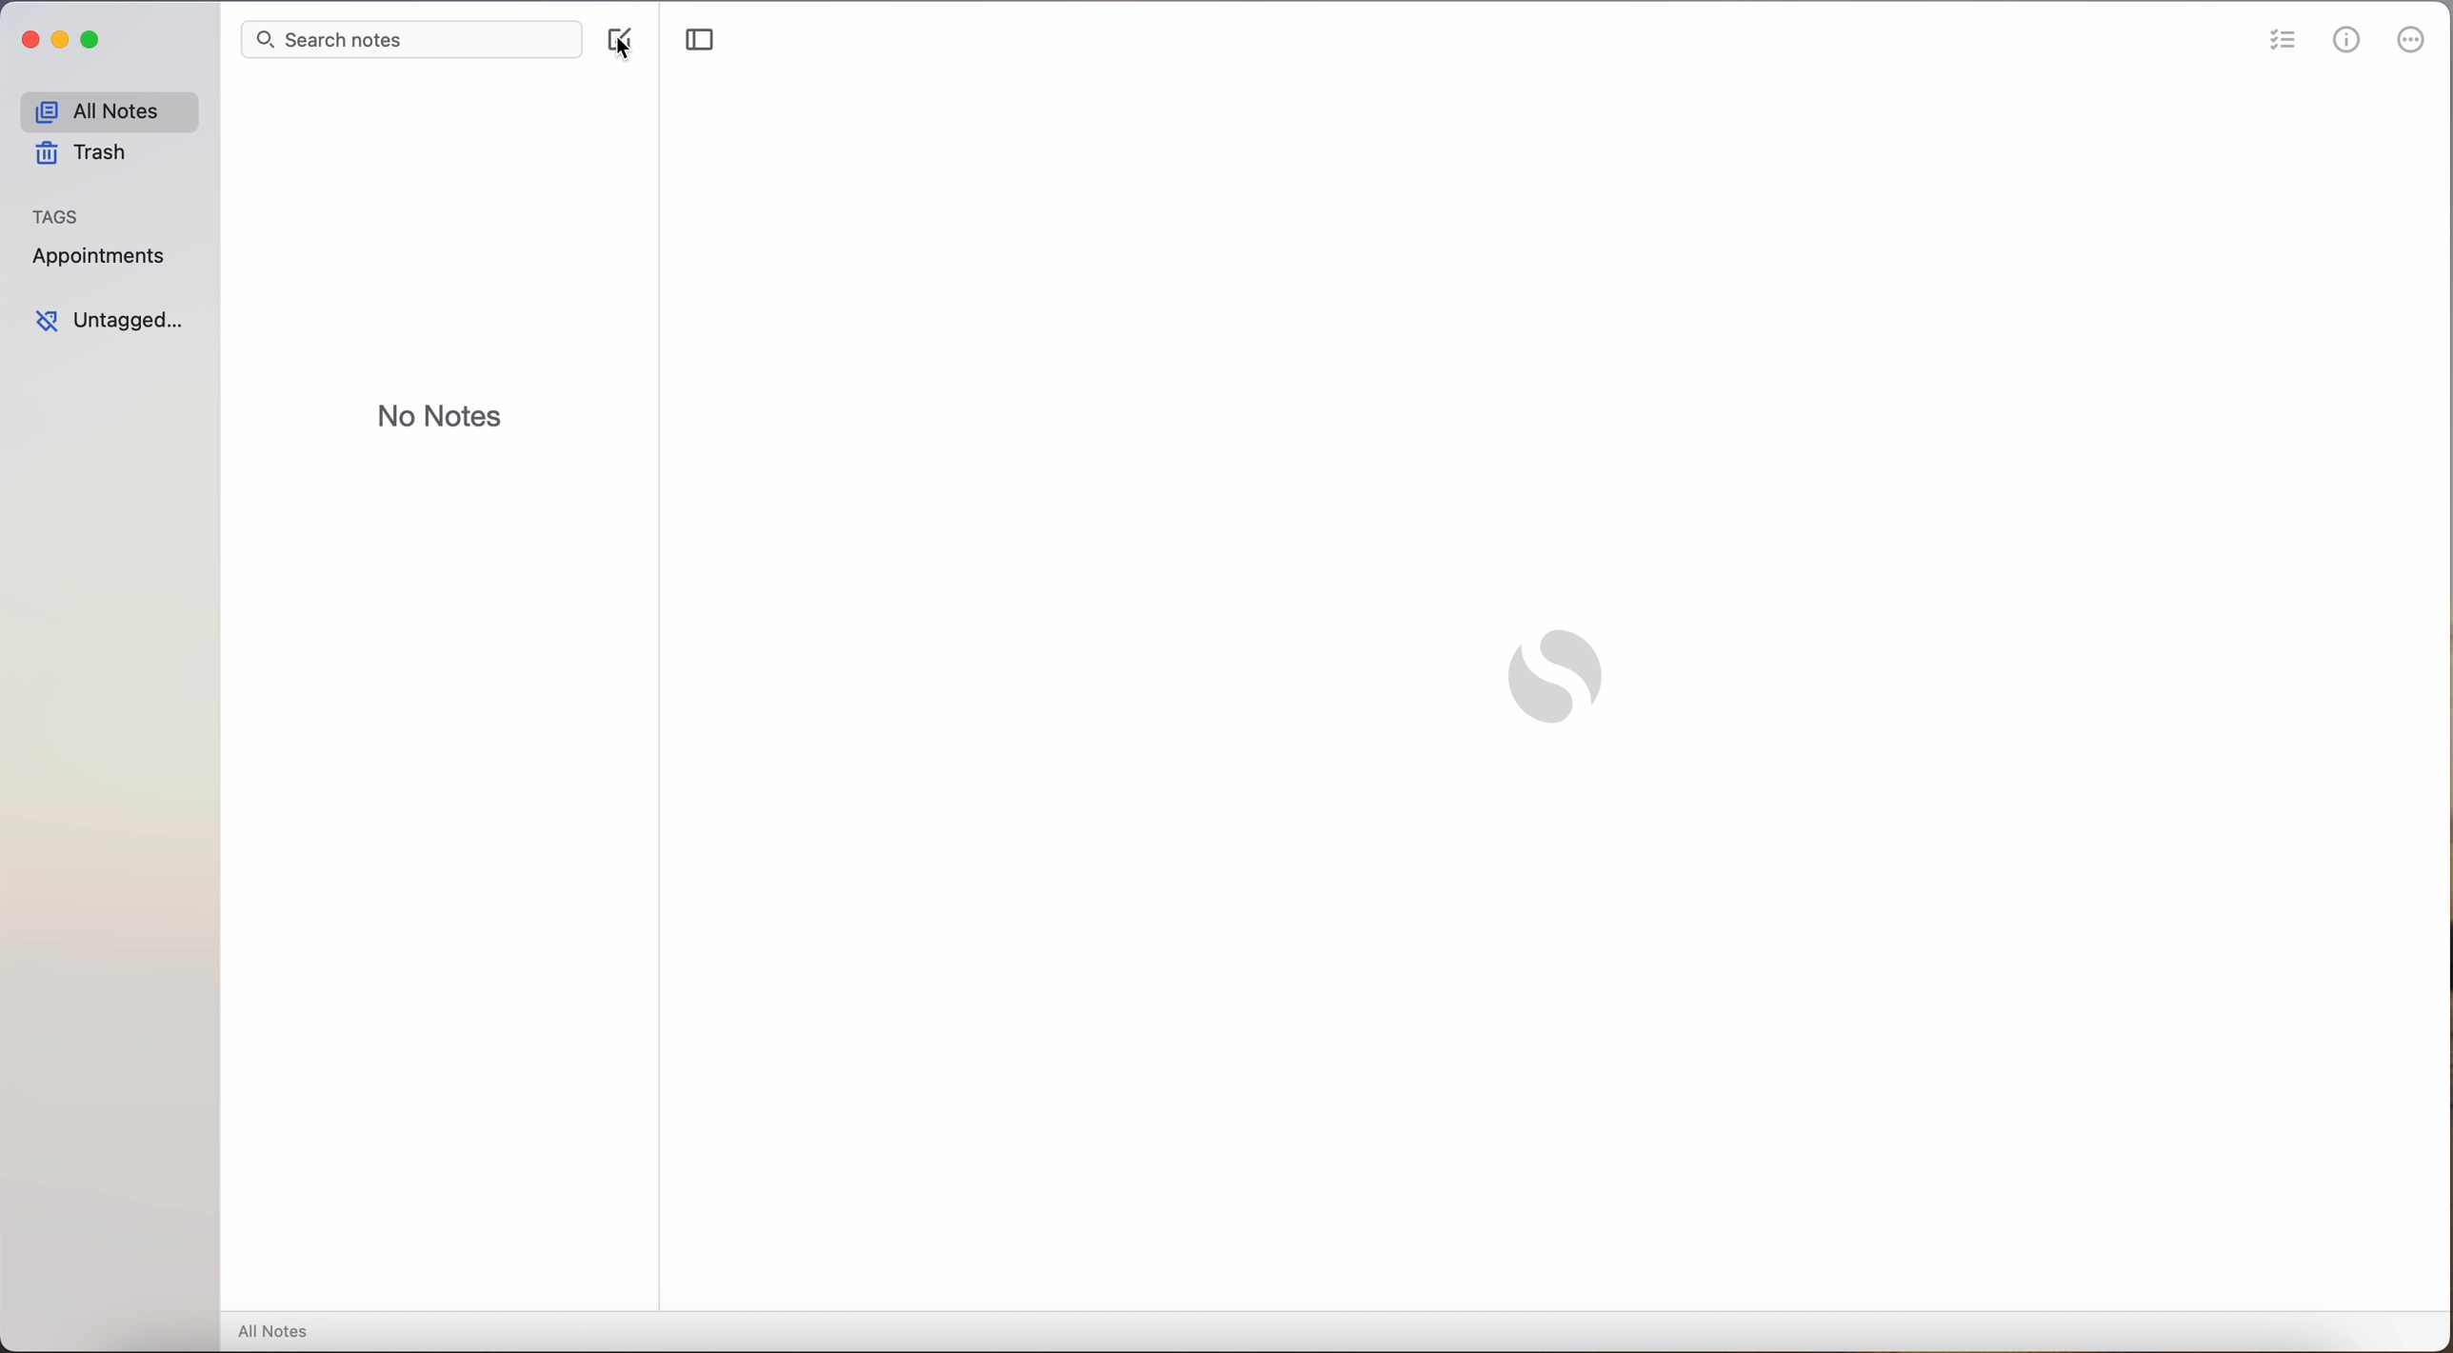 The image size is (2453, 1353). I want to click on untagged, so click(111, 320).